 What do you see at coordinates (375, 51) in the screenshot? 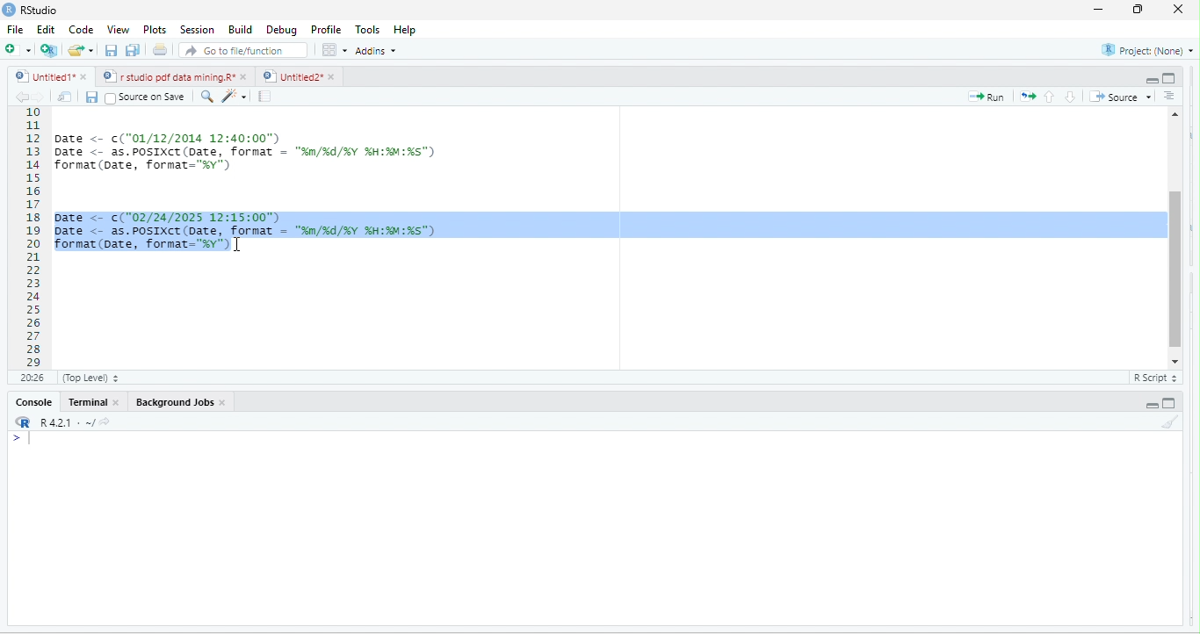
I see `addins` at bounding box center [375, 51].